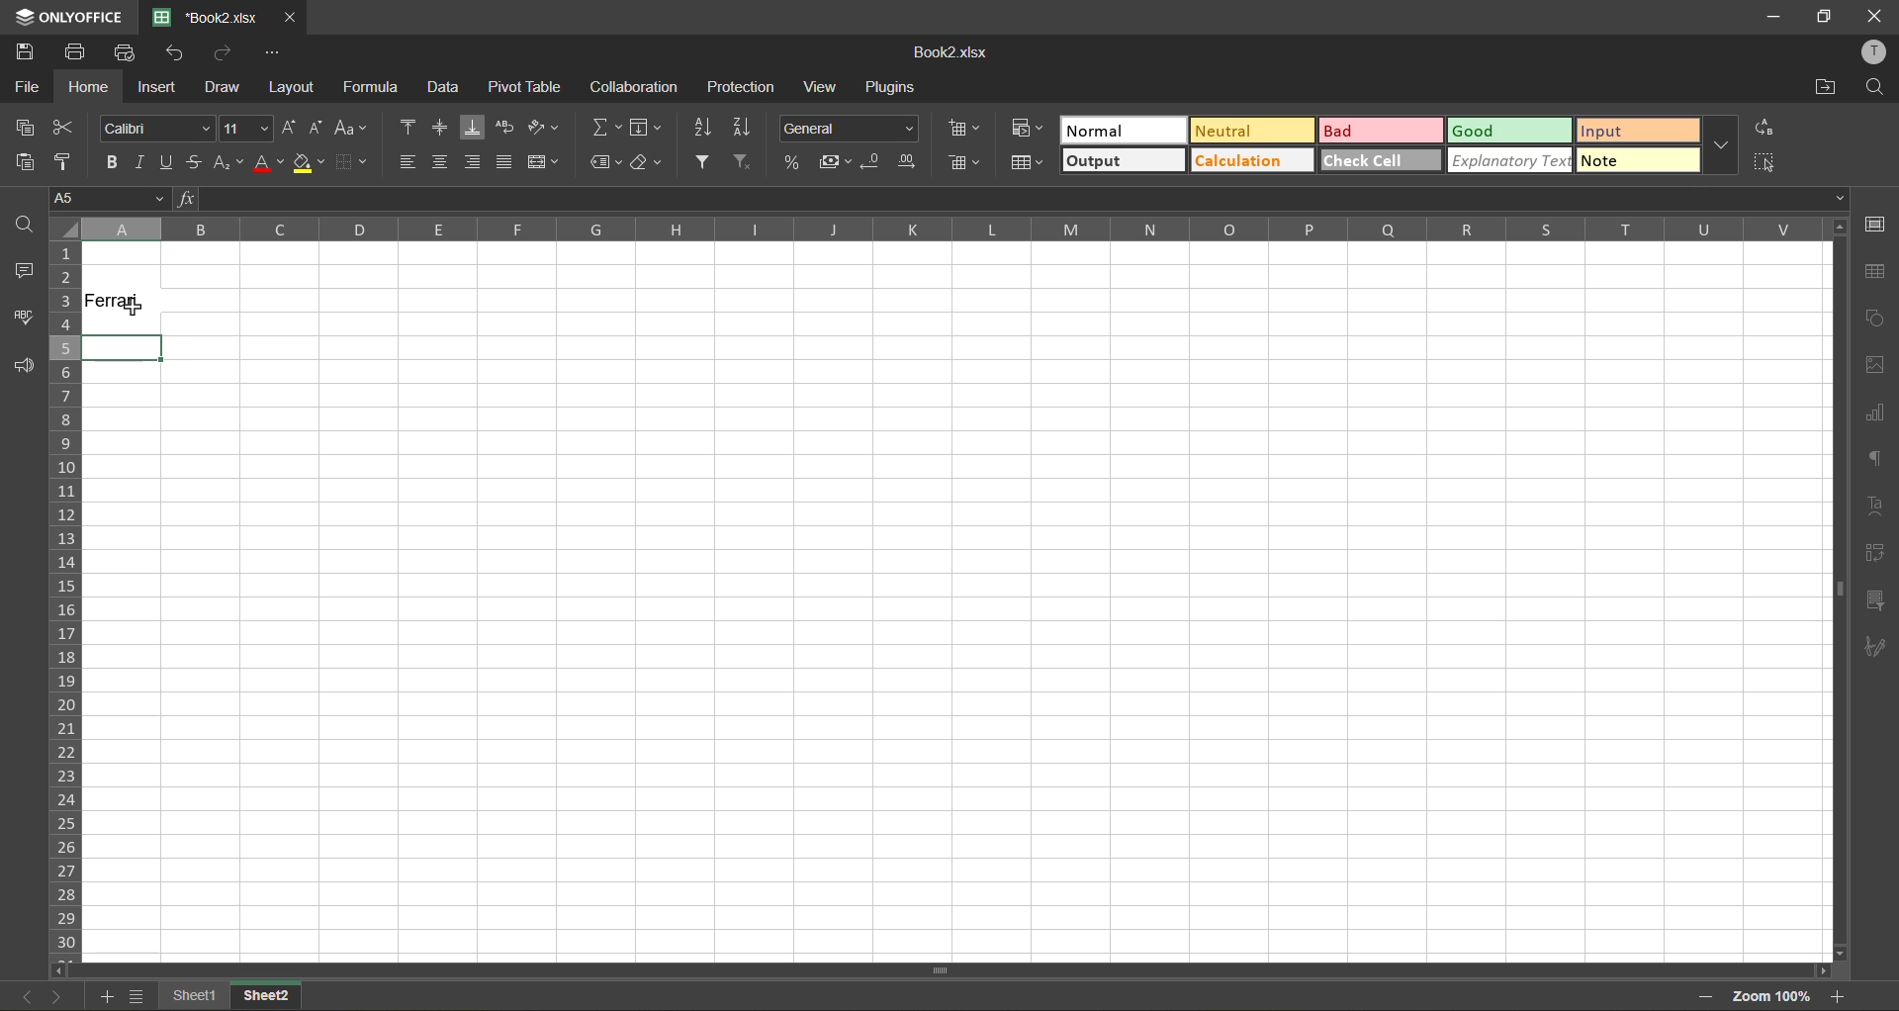 This screenshot has width=1899, height=1011. What do you see at coordinates (228, 162) in the screenshot?
I see `sub/superscript` at bounding box center [228, 162].